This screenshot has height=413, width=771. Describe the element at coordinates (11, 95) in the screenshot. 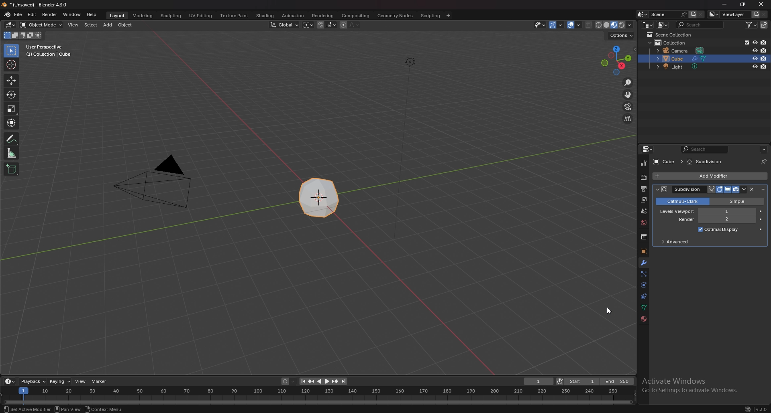

I see `rotate` at that location.